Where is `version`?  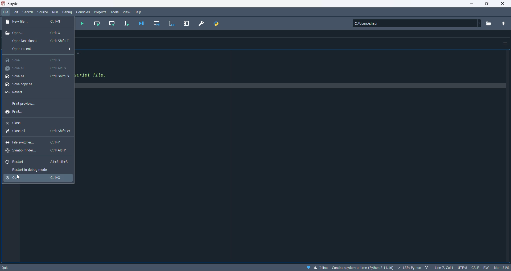 version is located at coordinates (363, 267).